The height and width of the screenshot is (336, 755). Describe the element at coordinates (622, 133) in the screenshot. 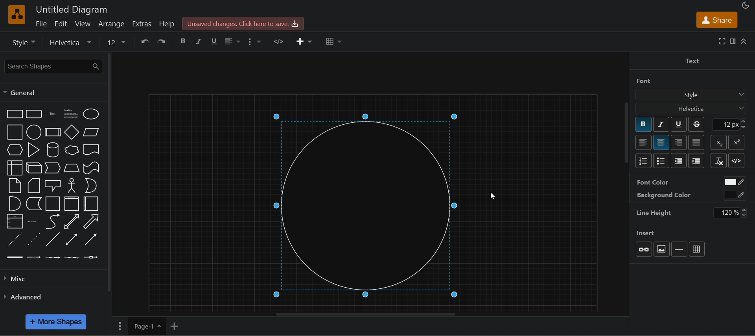

I see `vertical scroll bar` at that location.